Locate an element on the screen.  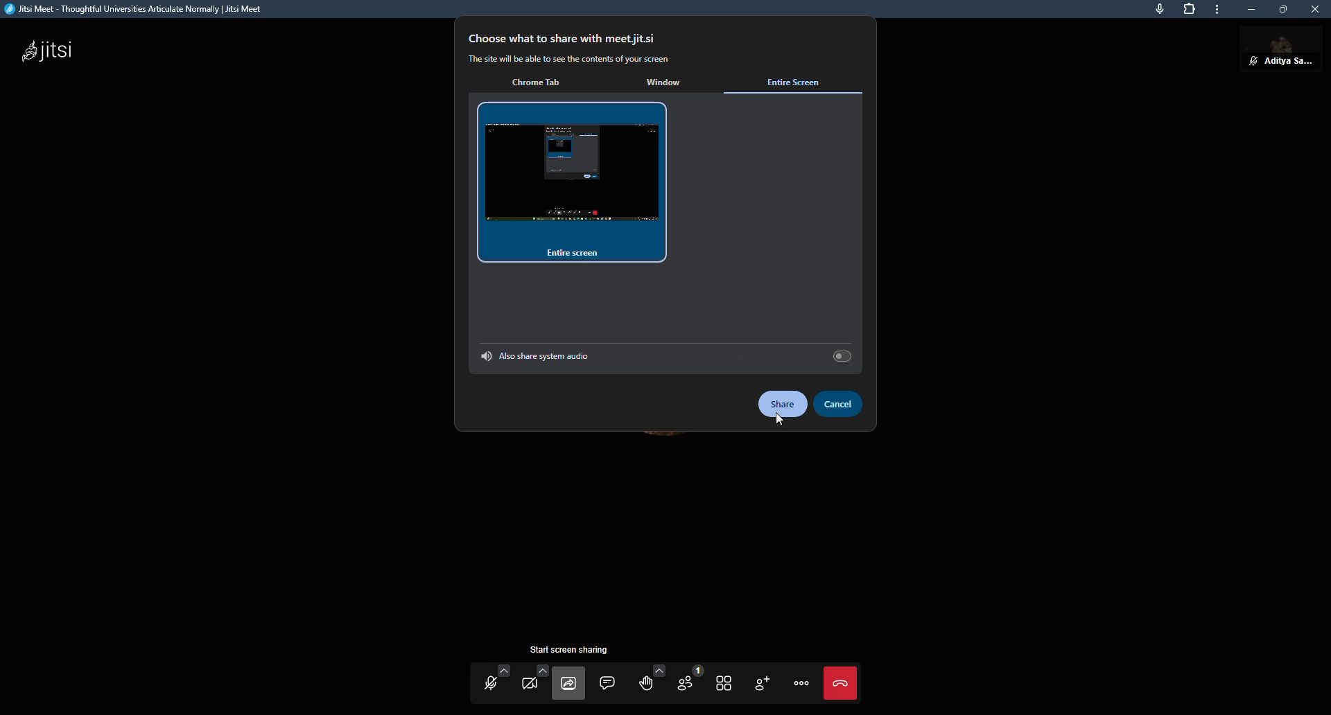
extensions is located at coordinates (1190, 11).